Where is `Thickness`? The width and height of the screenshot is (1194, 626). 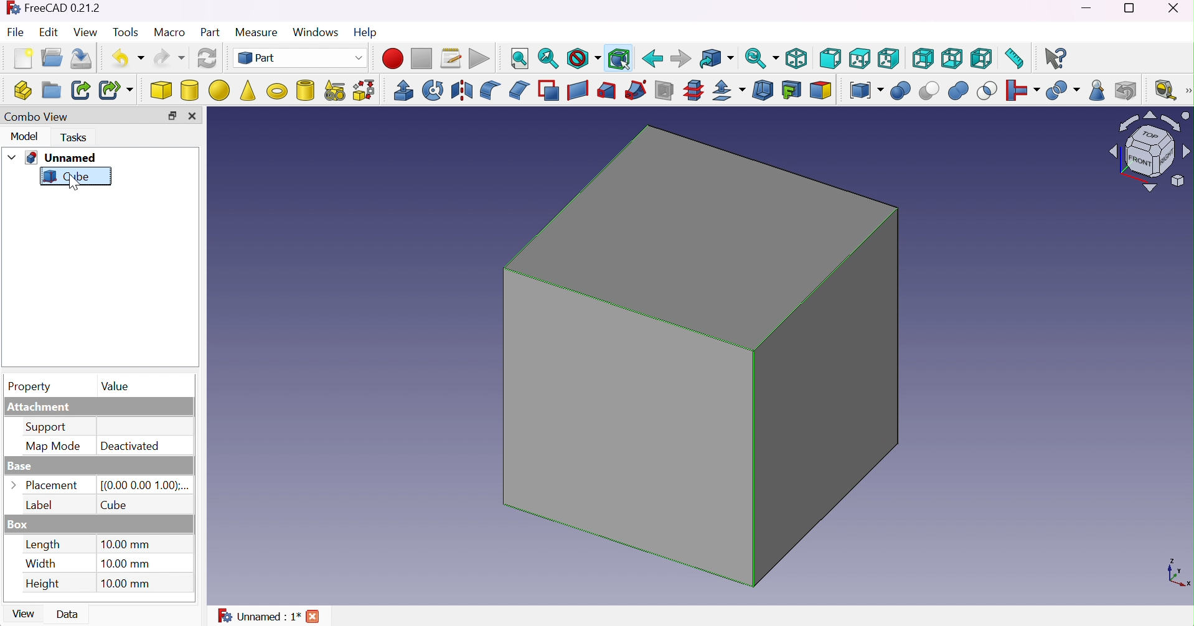 Thickness is located at coordinates (763, 93).